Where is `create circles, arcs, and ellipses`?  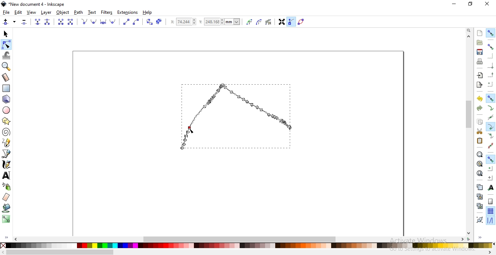
create circles, arcs, and ellipses is located at coordinates (7, 110).